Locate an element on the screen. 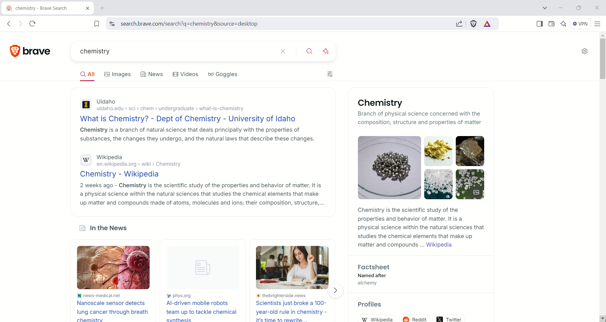  brave shield is located at coordinates (474, 24).